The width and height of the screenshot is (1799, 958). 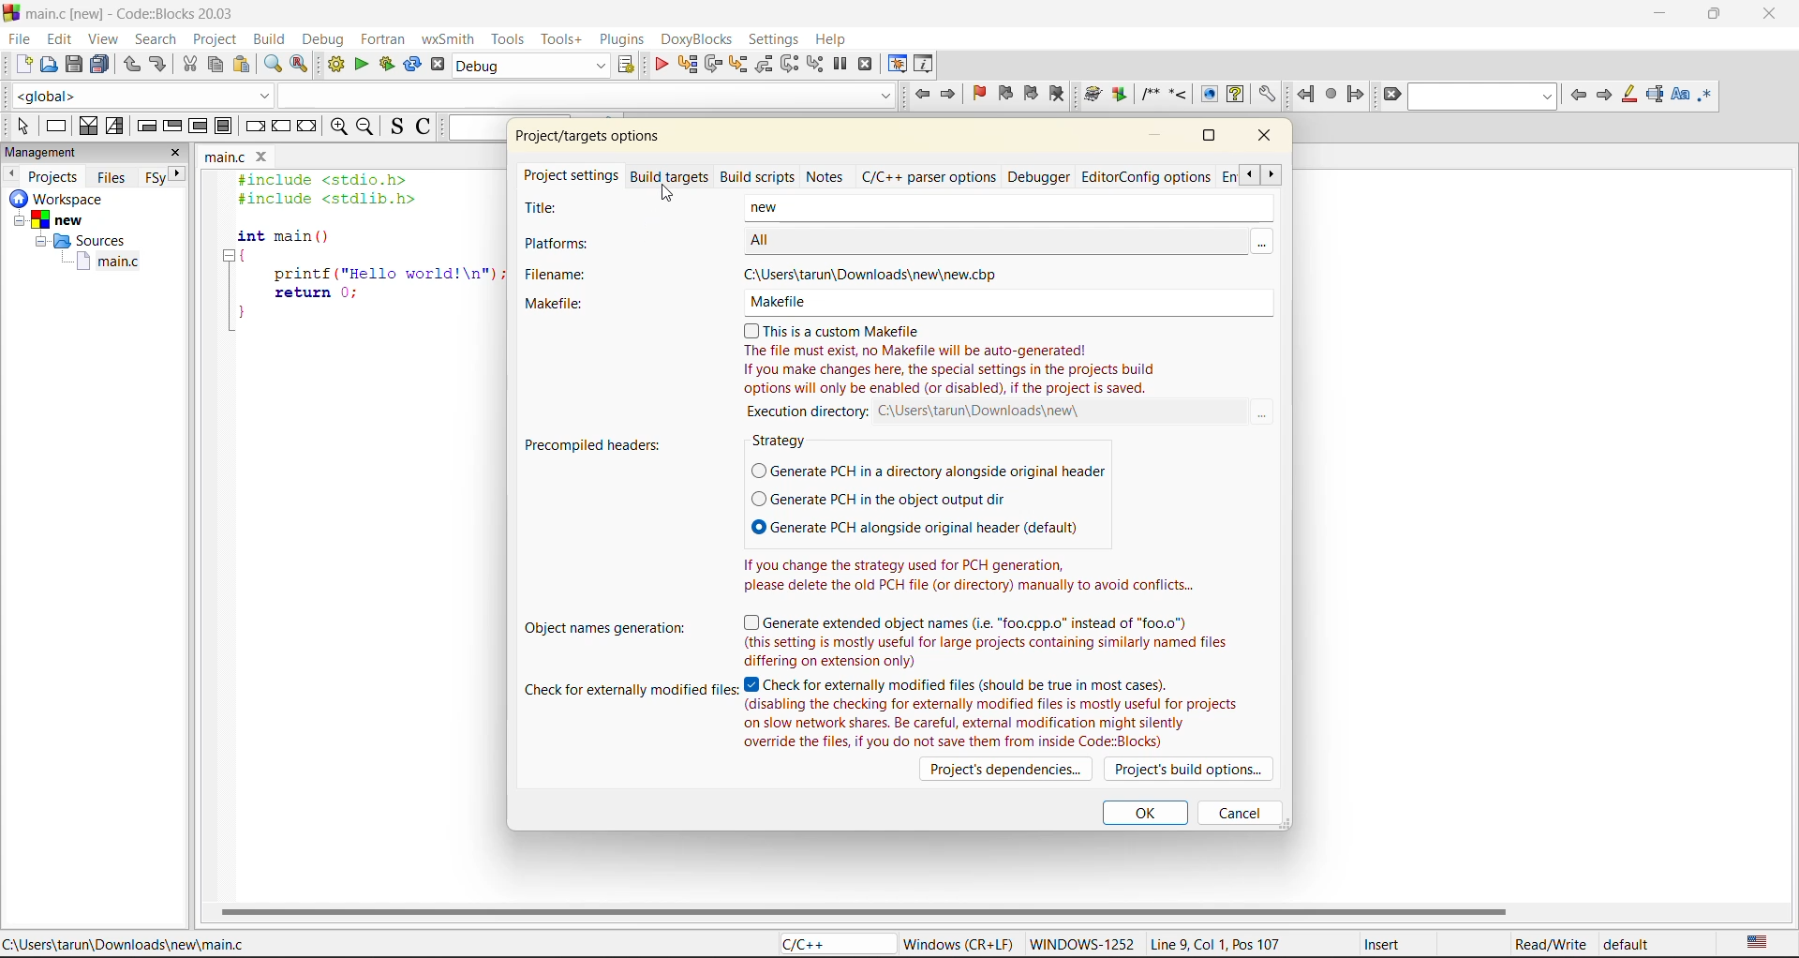 I want to click on break debugger, so click(x=841, y=65).